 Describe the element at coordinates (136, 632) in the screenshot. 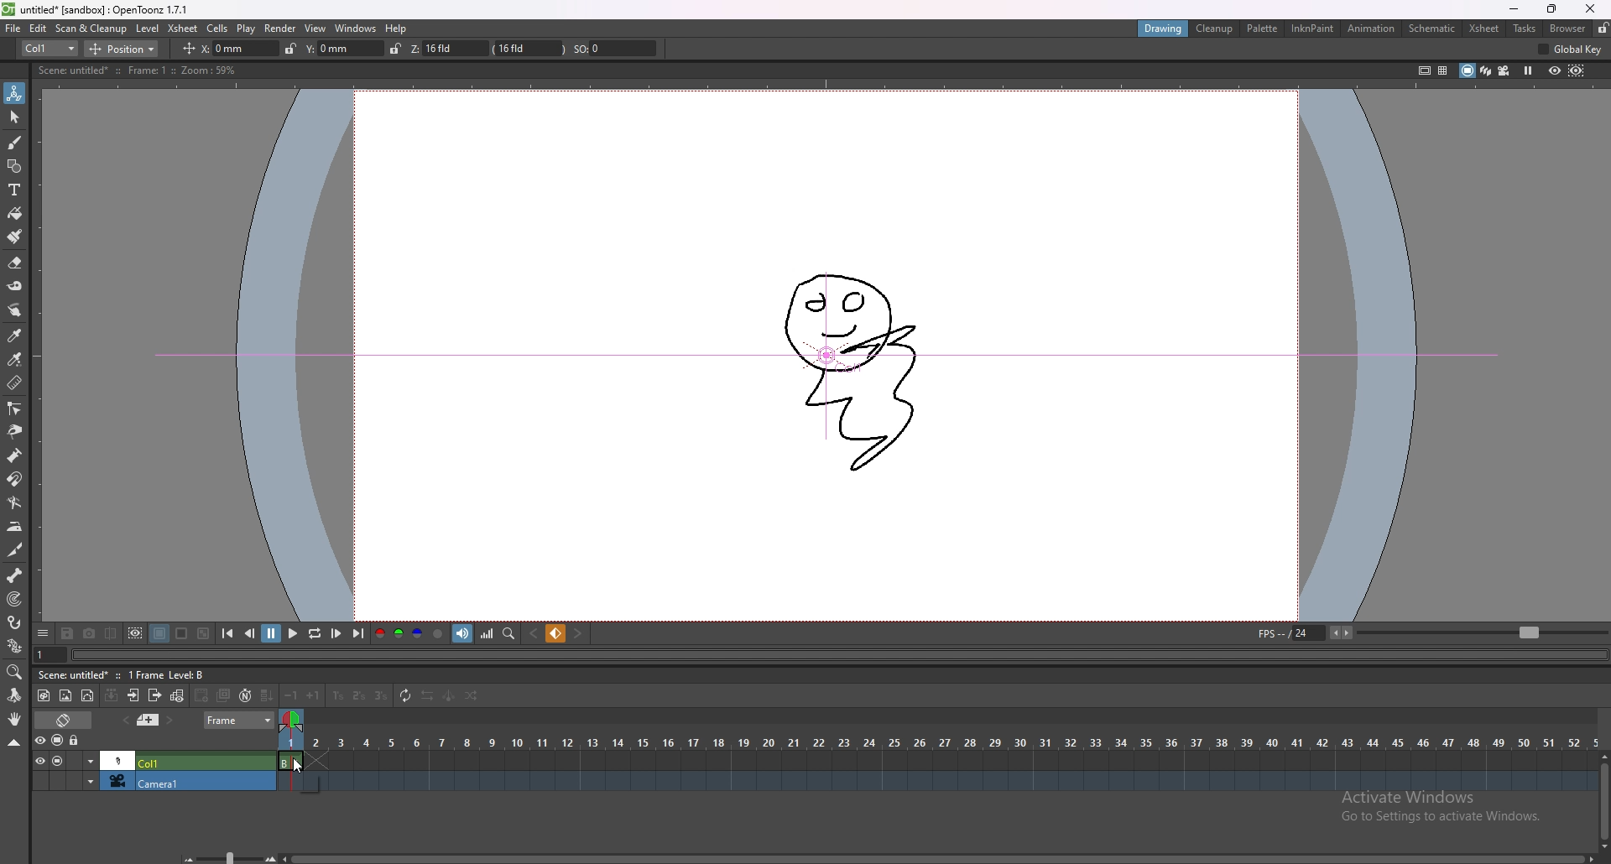

I see `define sub camera` at that location.